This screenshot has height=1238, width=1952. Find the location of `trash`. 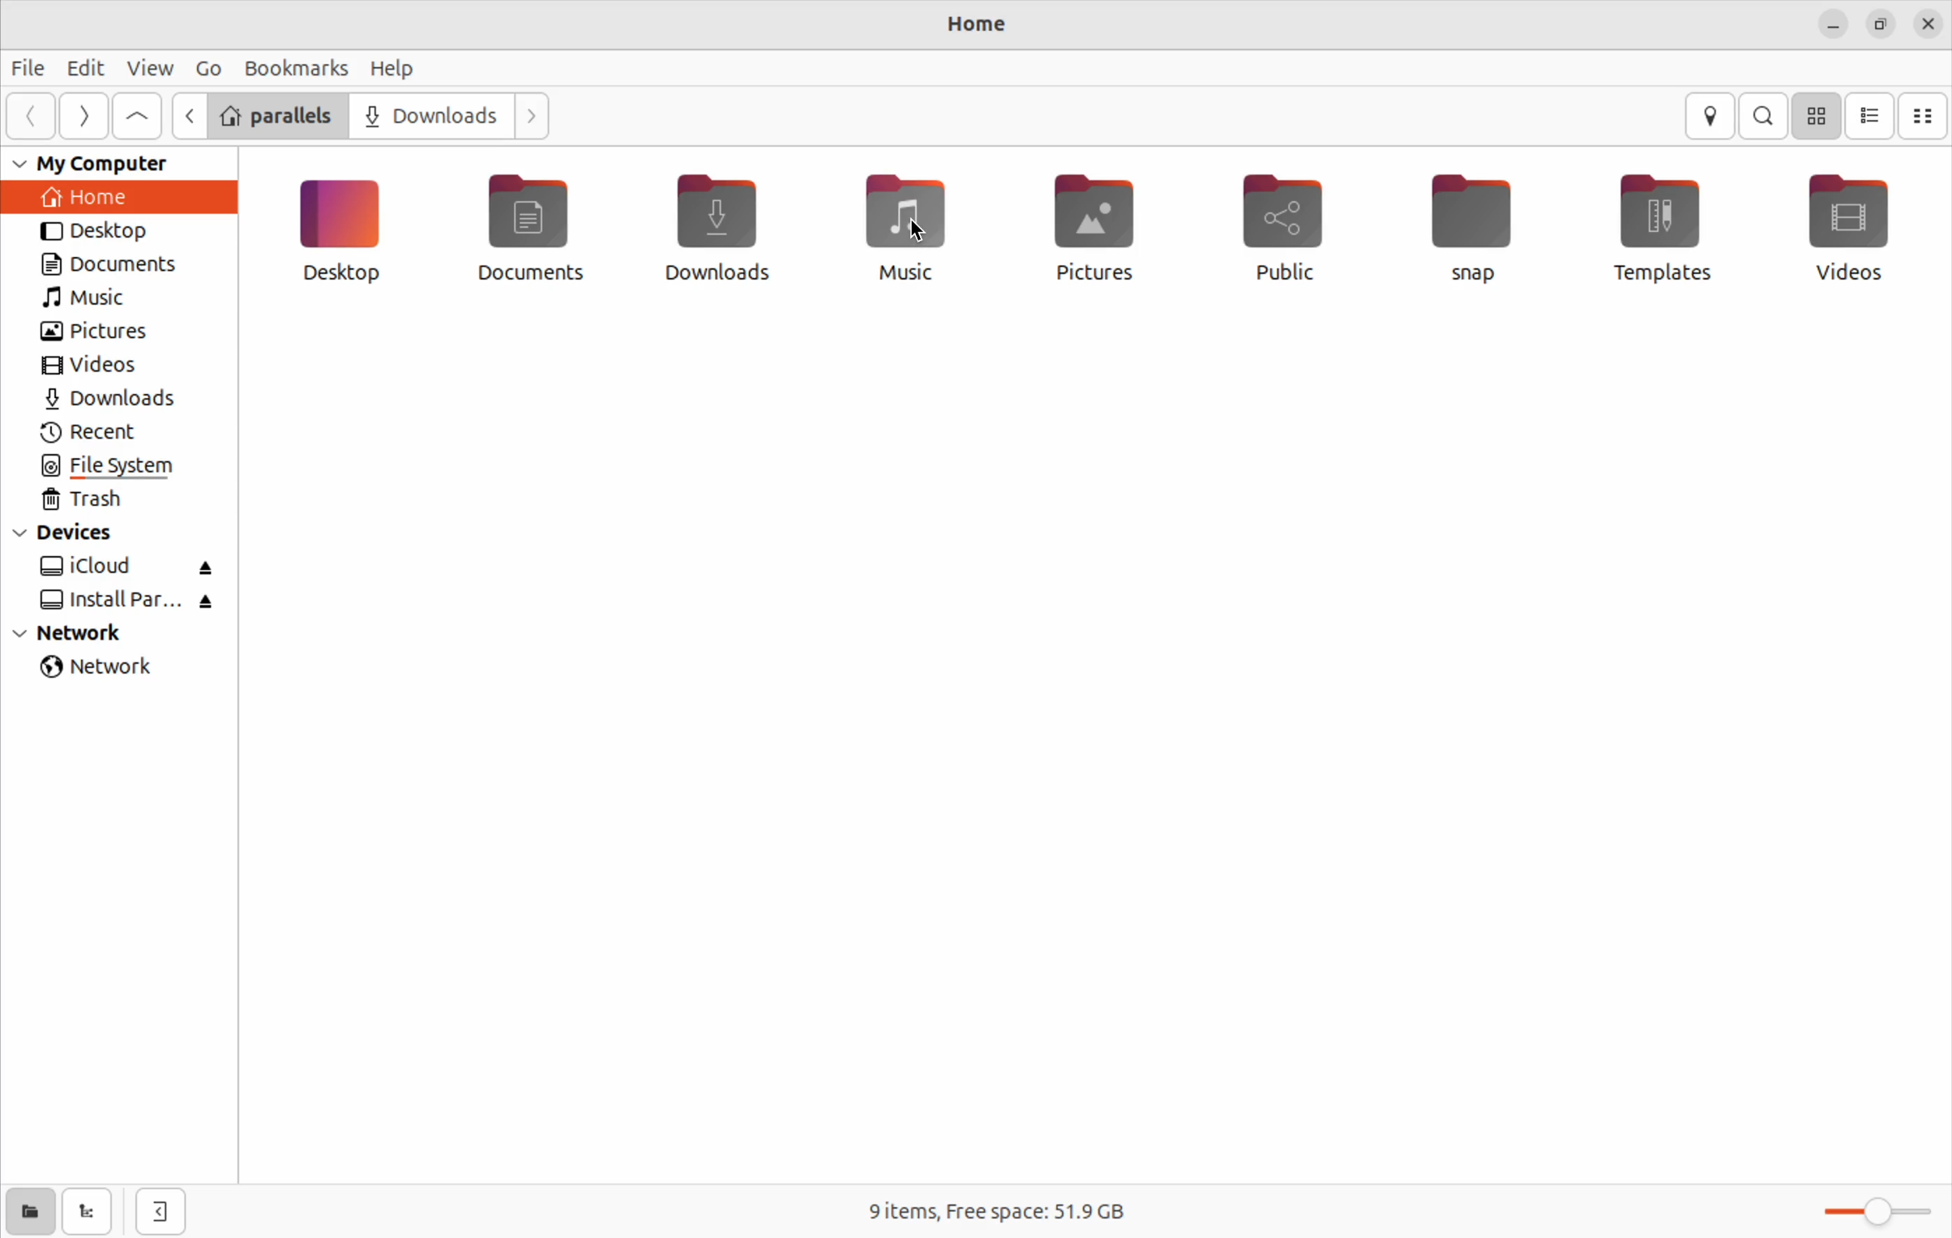

trash is located at coordinates (98, 503).